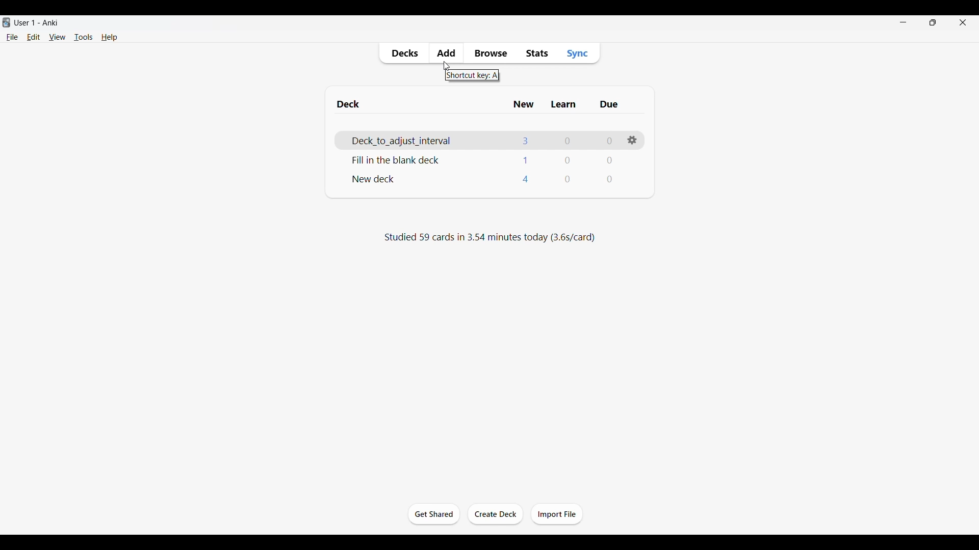 The height and width of the screenshot is (550, 979). Describe the element at coordinates (567, 142) in the screenshot. I see `Details specific to each column and deck` at that location.